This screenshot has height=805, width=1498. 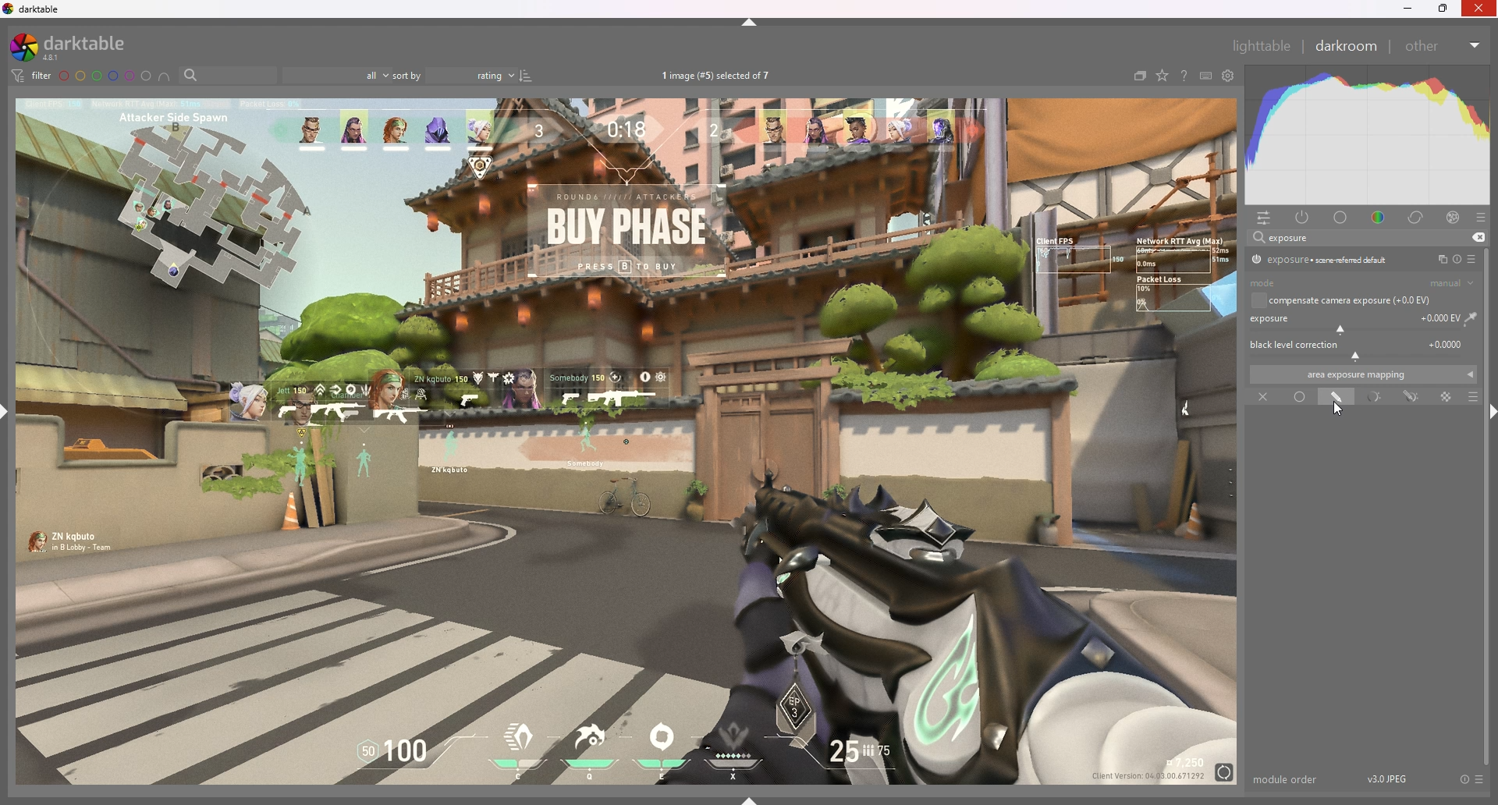 I want to click on images selected, so click(x=718, y=76).